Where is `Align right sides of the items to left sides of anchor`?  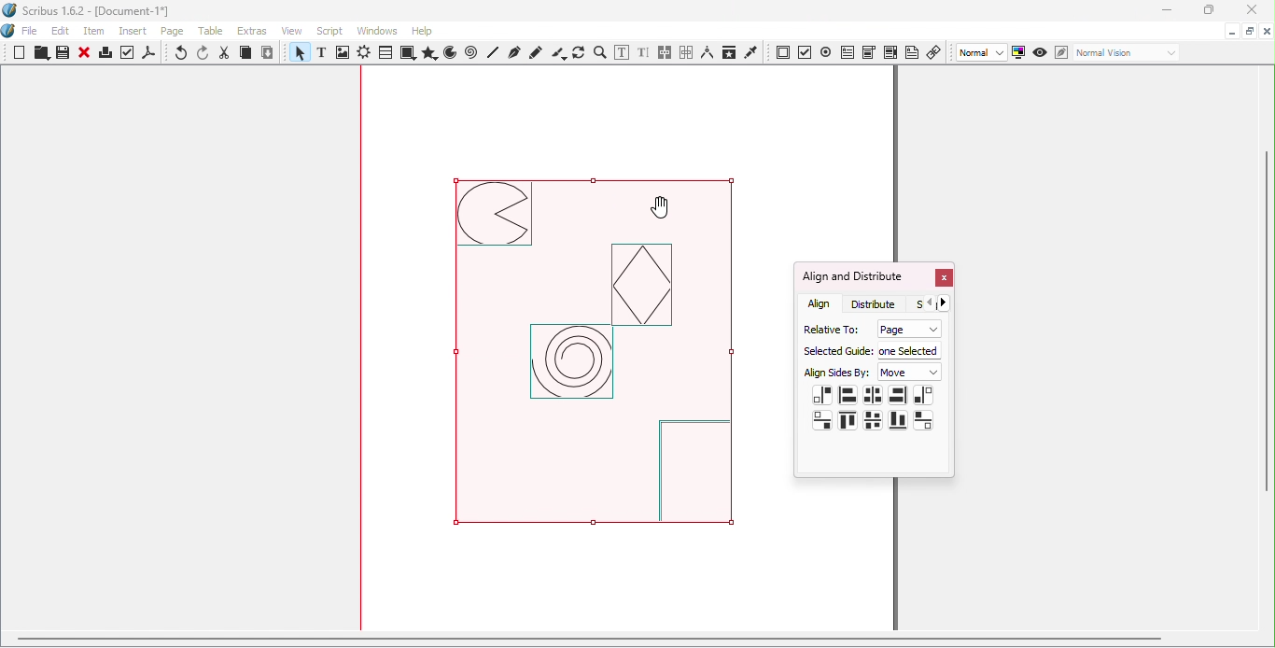
Align right sides of the items to left sides of anchor is located at coordinates (822, 396).